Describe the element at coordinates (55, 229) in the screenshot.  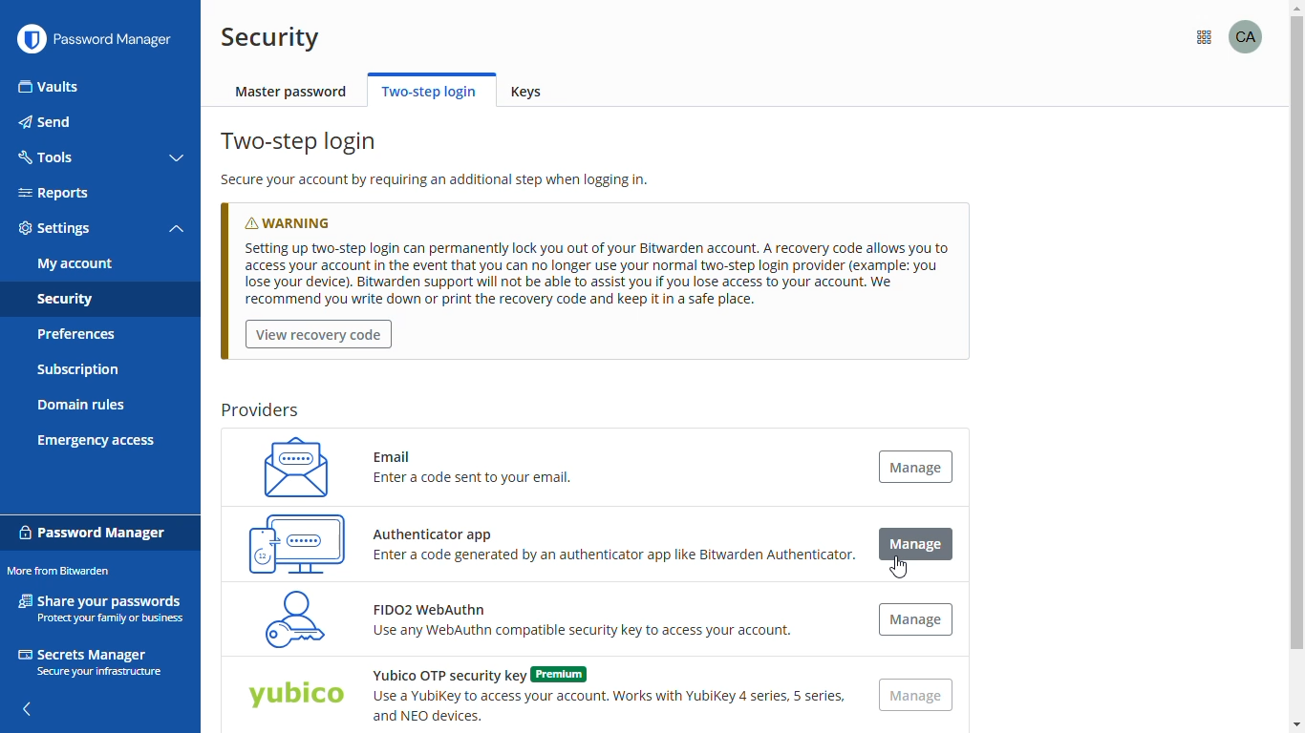
I see `settings` at that location.